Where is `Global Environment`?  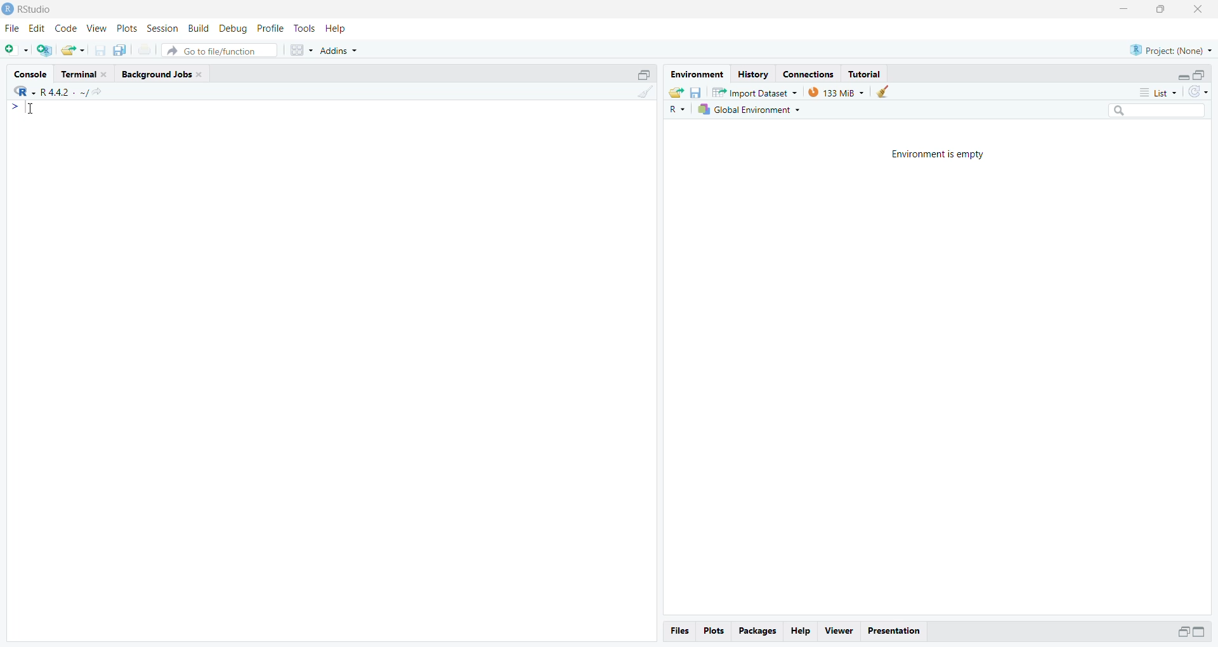 Global Environment is located at coordinates (750, 112).